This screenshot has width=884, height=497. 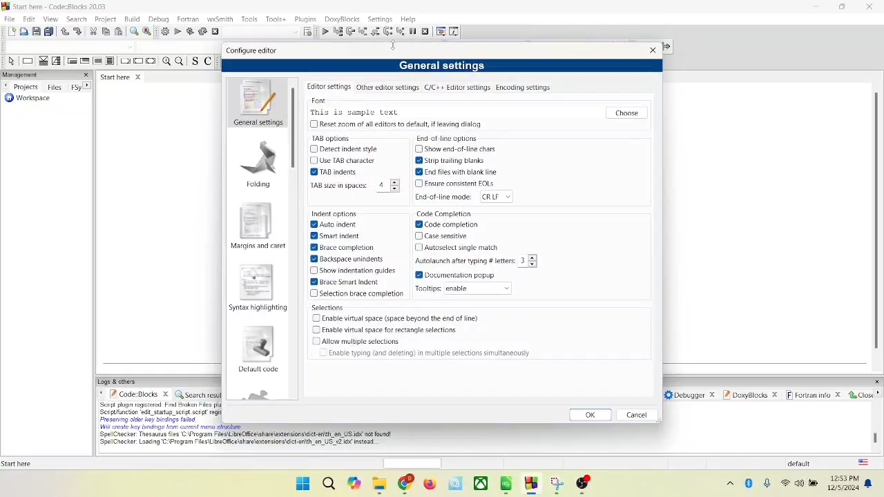 I want to click on end of line options, so click(x=445, y=140).